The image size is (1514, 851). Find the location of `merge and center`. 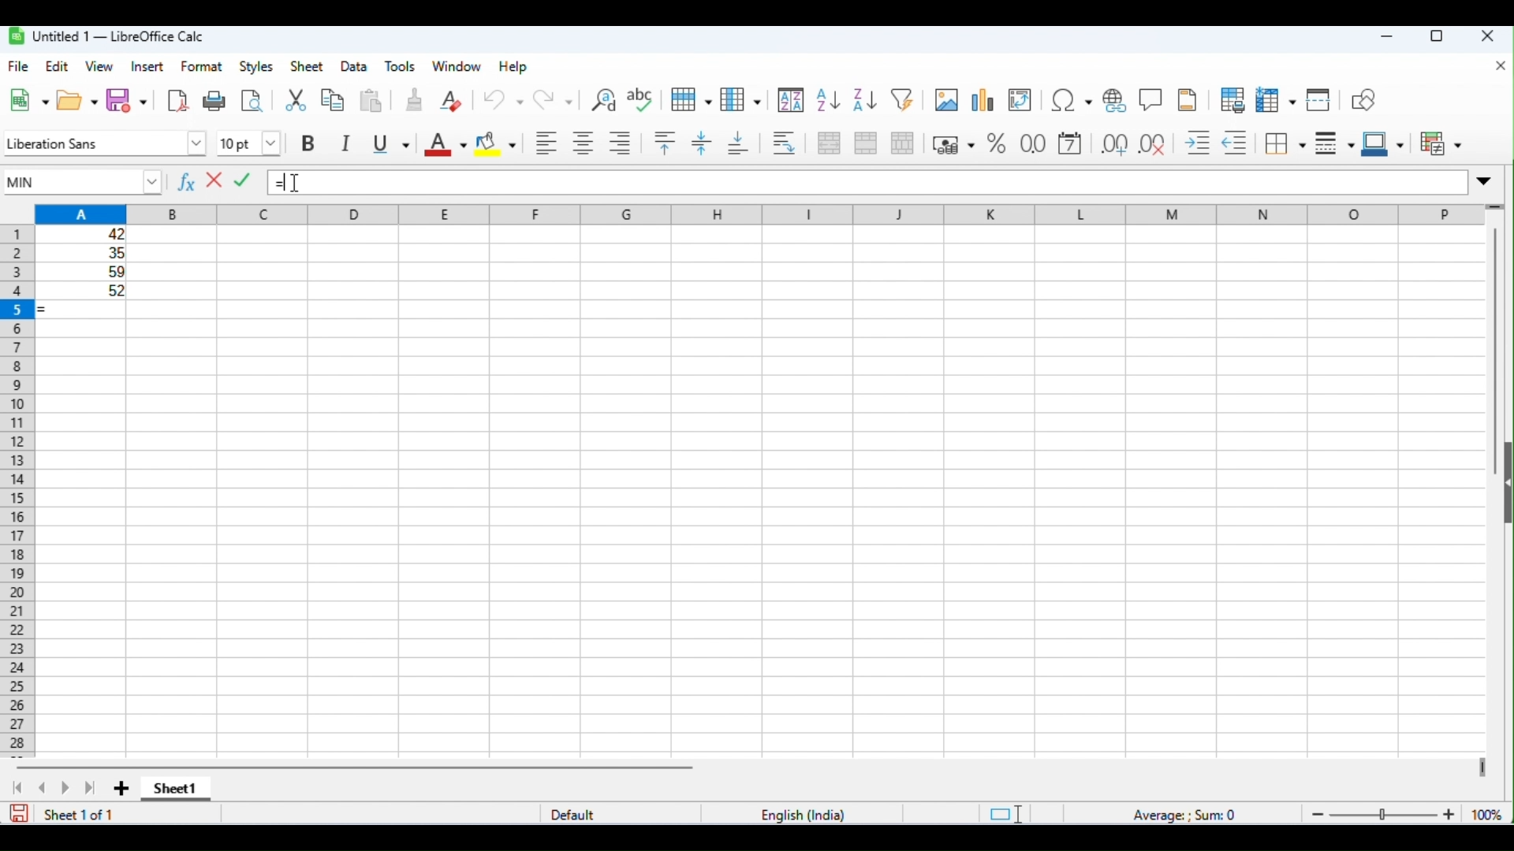

merge and center is located at coordinates (827, 143).